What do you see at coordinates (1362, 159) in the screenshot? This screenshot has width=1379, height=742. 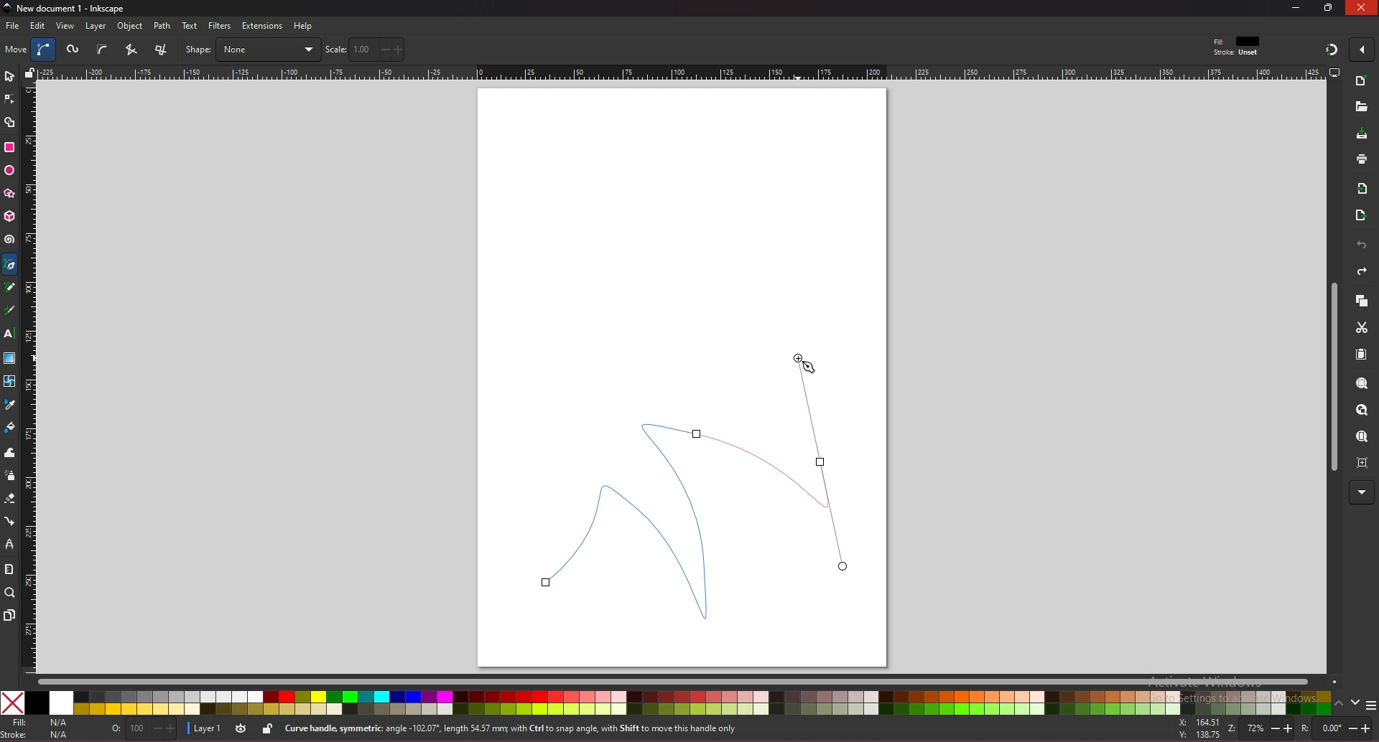 I see `print` at bounding box center [1362, 159].